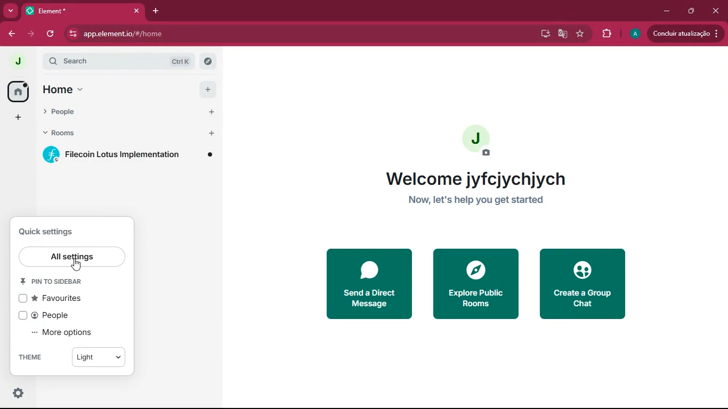  What do you see at coordinates (586, 284) in the screenshot?
I see `create a group chat` at bounding box center [586, 284].